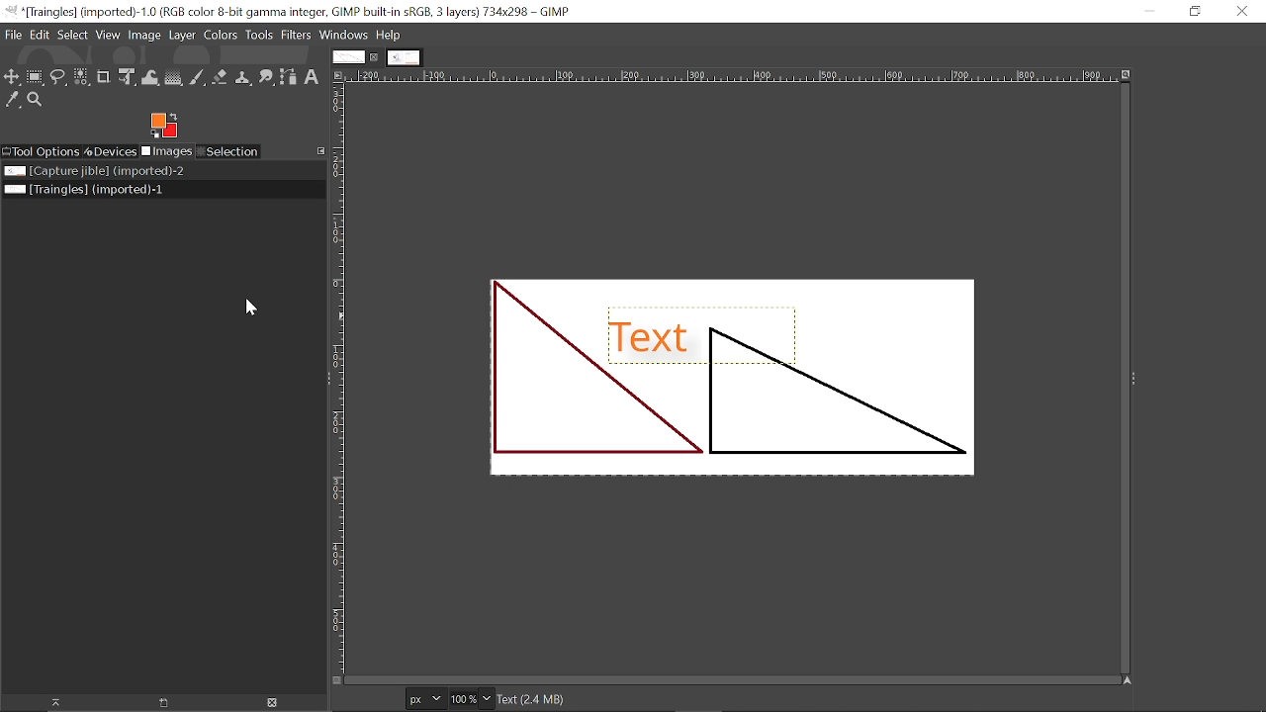 Image resolution: width=1266 pixels, height=712 pixels. Describe the element at coordinates (109, 37) in the screenshot. I see `View` at that location.